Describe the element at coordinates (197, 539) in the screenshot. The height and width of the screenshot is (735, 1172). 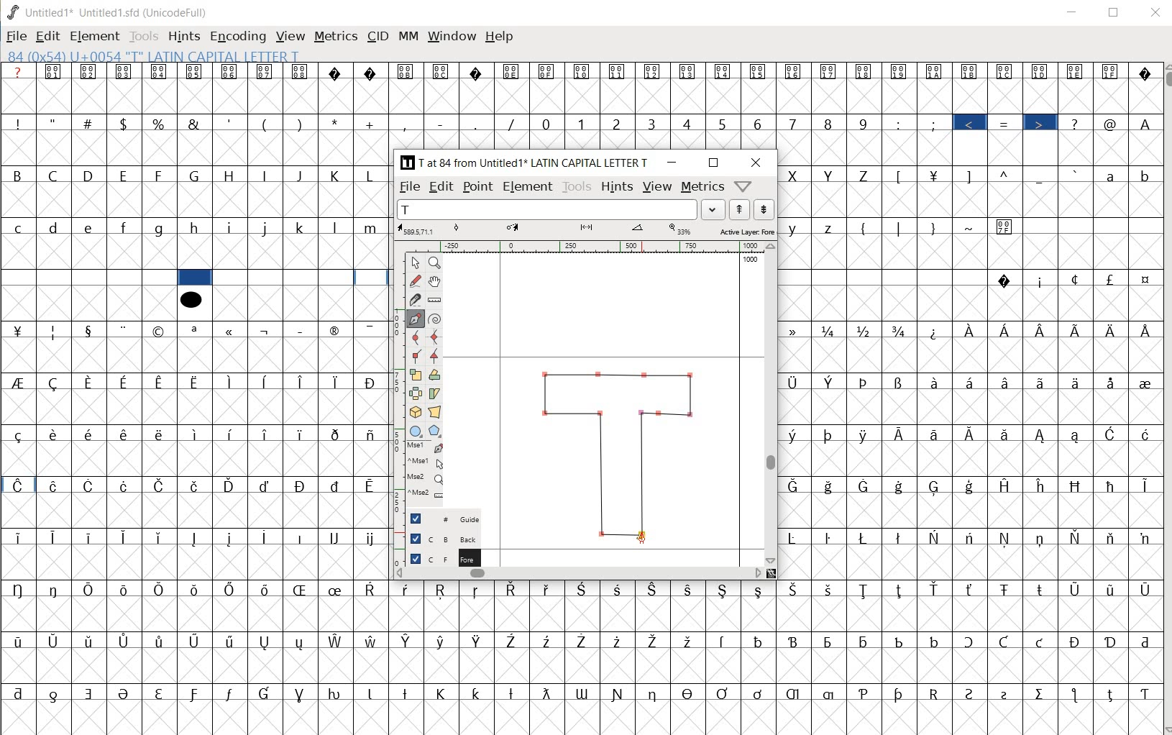
I see `Symbol` at that location.